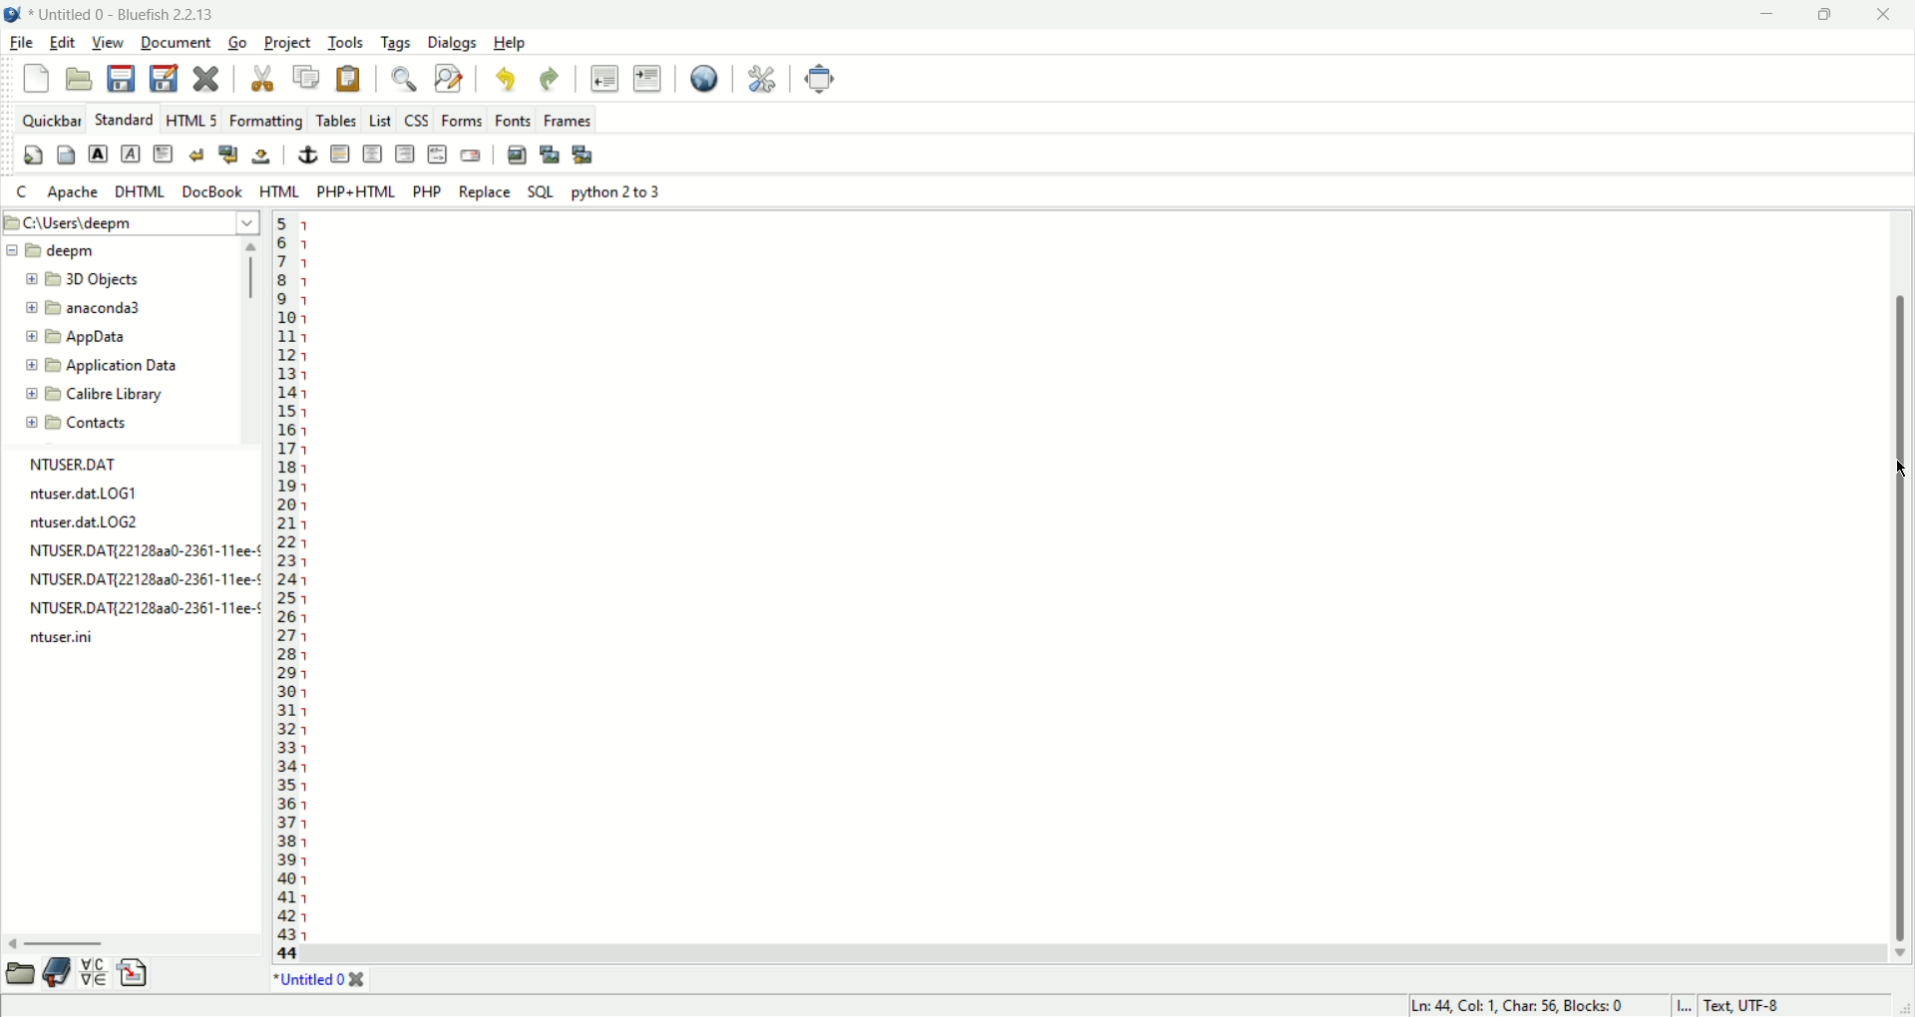 The width and height of the screenshot is (1915, 1017). What do you see at coordinates (52, 250) in the screenshot?
I see `Folder name` at bounding box center [52, 250].